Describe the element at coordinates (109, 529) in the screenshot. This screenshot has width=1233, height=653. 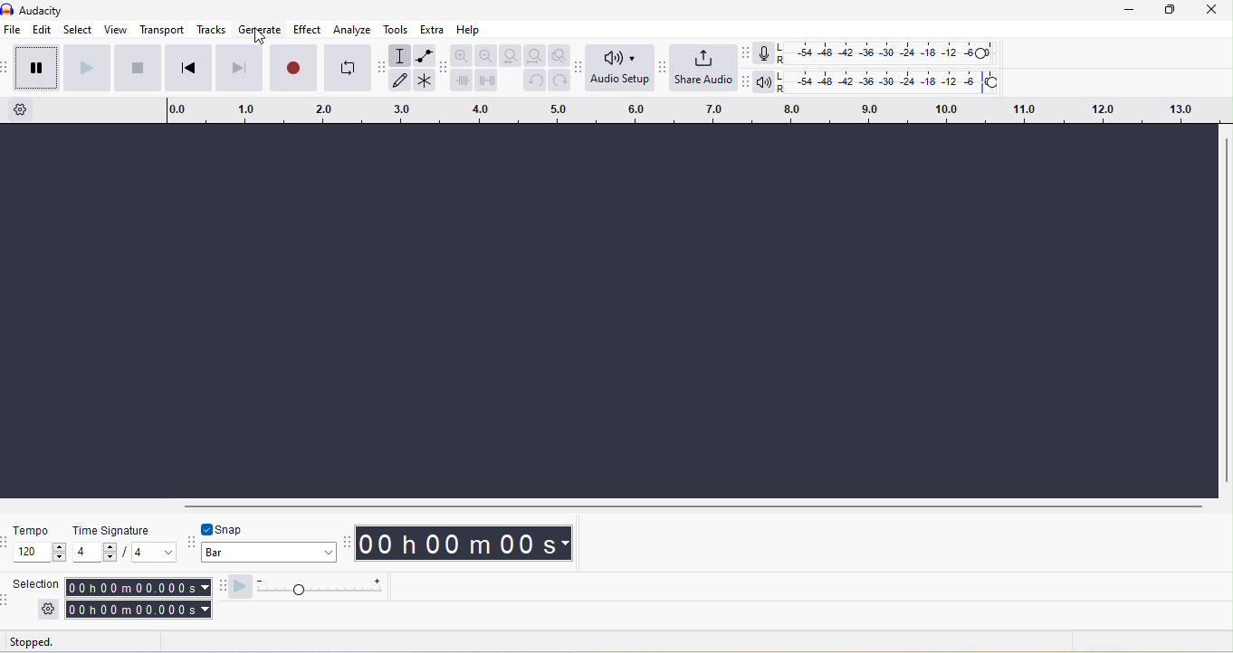
I see `time signature` at that location.